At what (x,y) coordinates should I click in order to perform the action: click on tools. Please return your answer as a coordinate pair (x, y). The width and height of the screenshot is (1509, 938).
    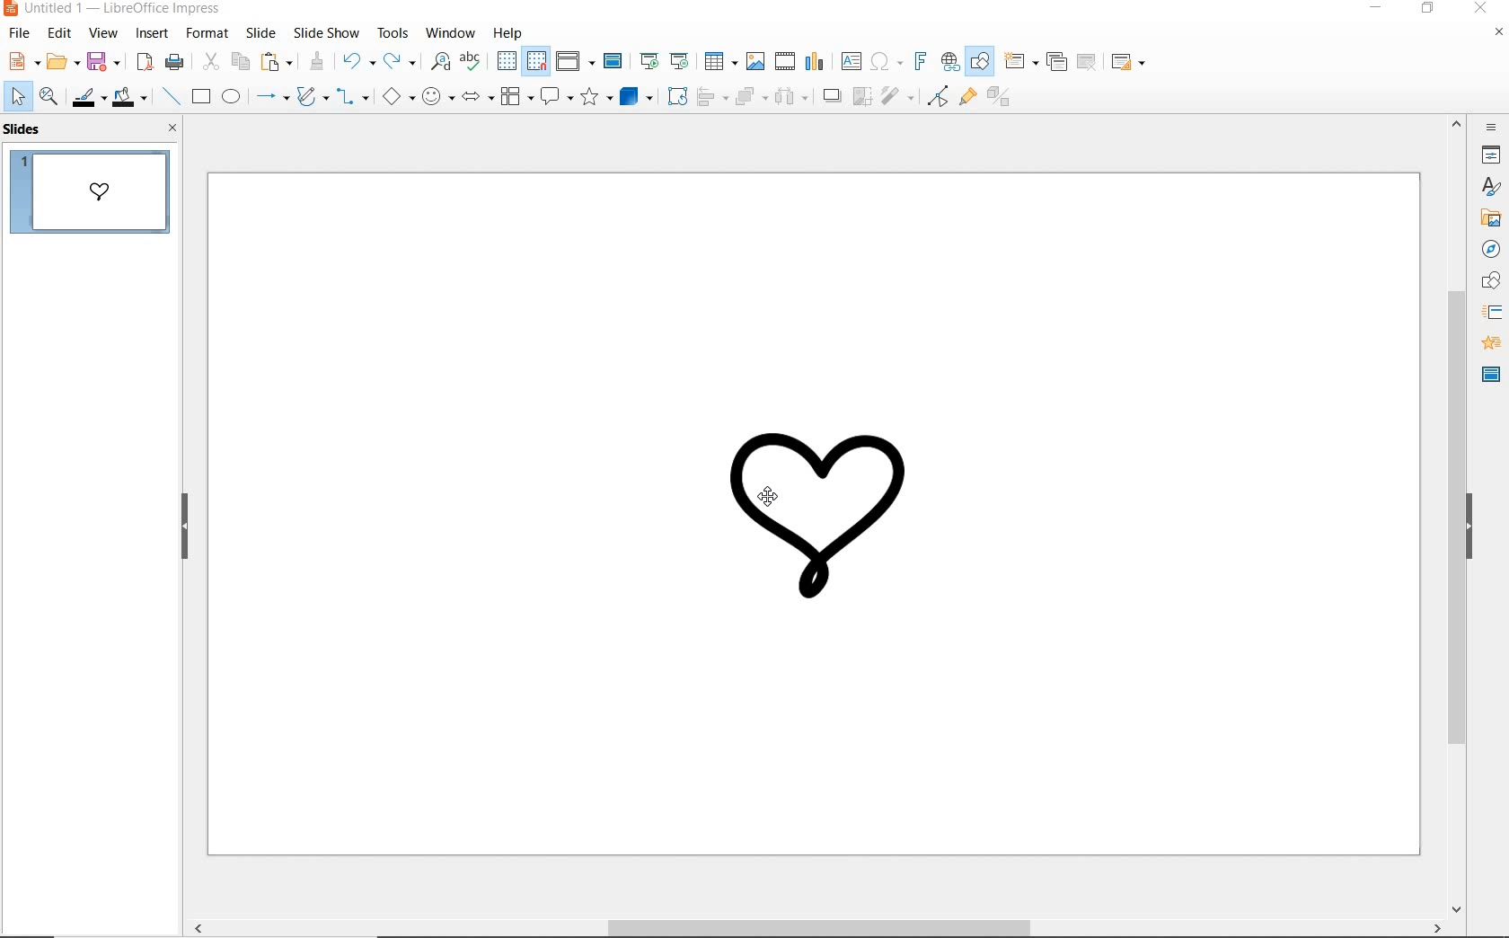
    Looking at the image, I should click on (393, 33).